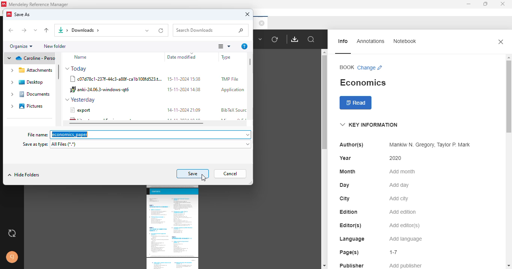 This screenshot has width=512, height=269. Describe the element at coordinates (46, 30) in the screenshot. I see `up to "desktop"` at that location.